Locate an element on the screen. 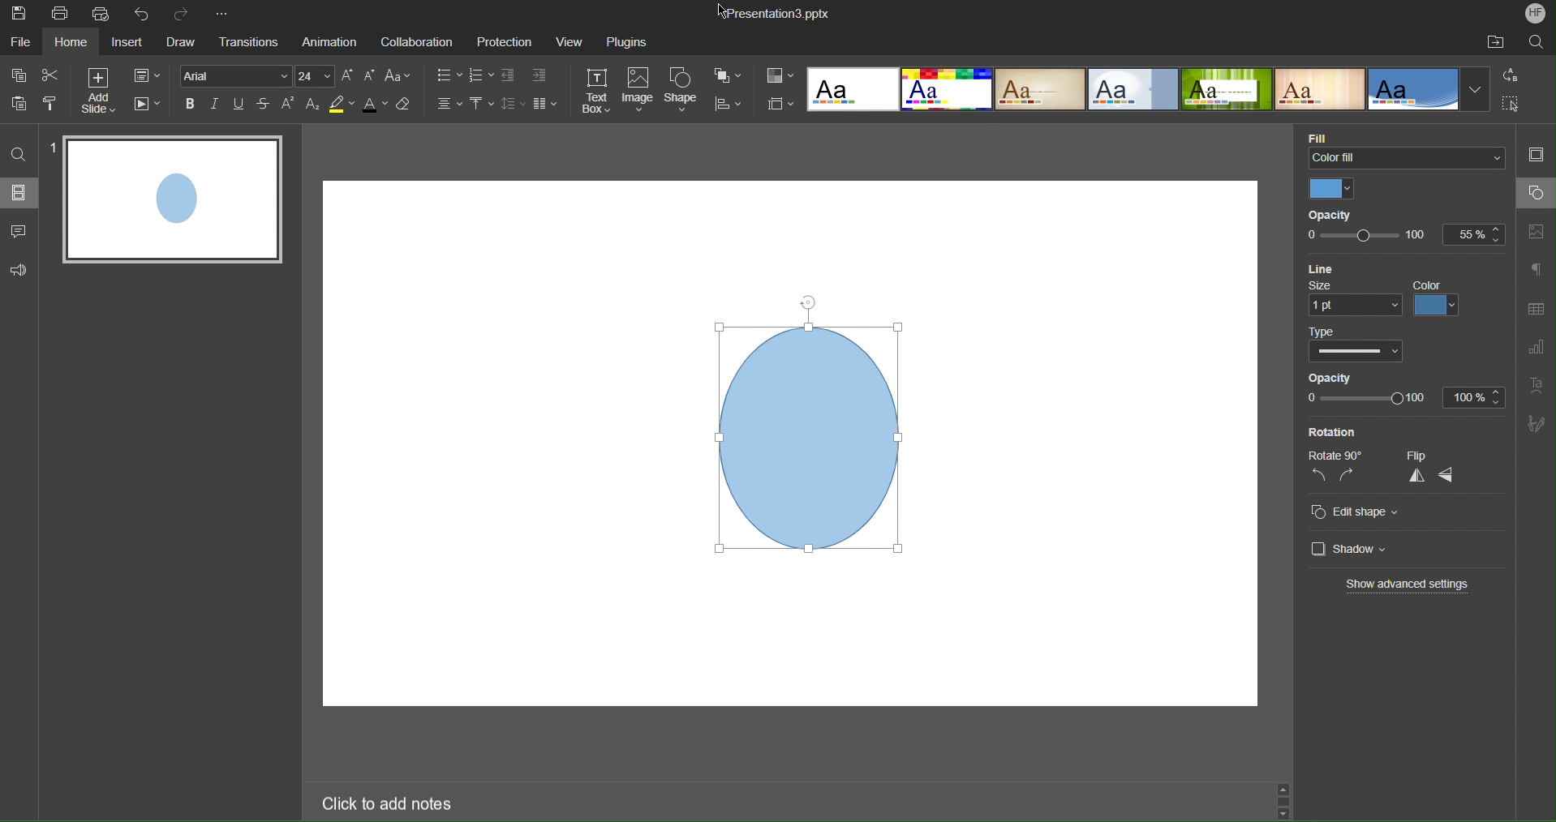 This screenshot has height=822, width=1556. Slide is located at coordinates (175, 199).